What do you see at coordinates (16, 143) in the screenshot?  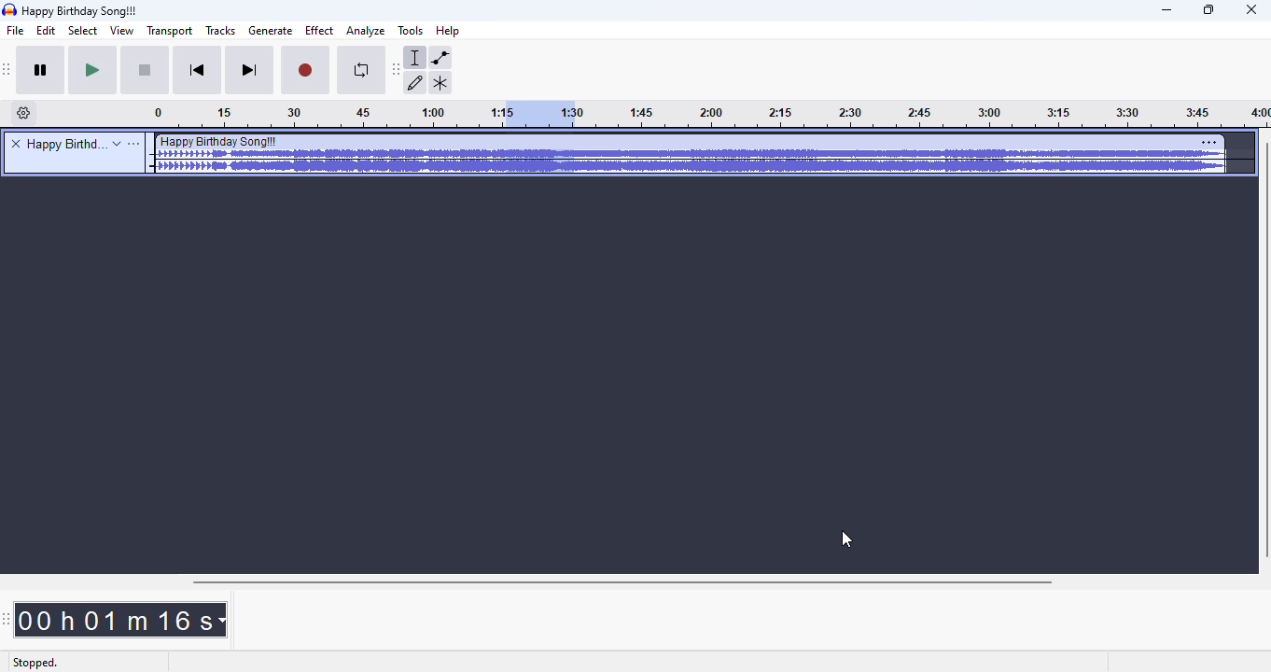 I see `delete track` at bounding box center [16, 143].